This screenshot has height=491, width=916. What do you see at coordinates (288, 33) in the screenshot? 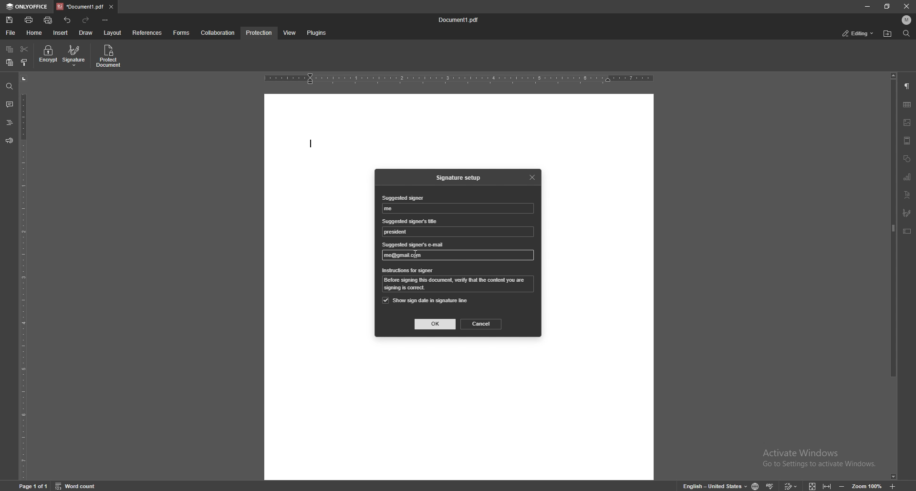
I see `view` at bounding box center [288, 33].